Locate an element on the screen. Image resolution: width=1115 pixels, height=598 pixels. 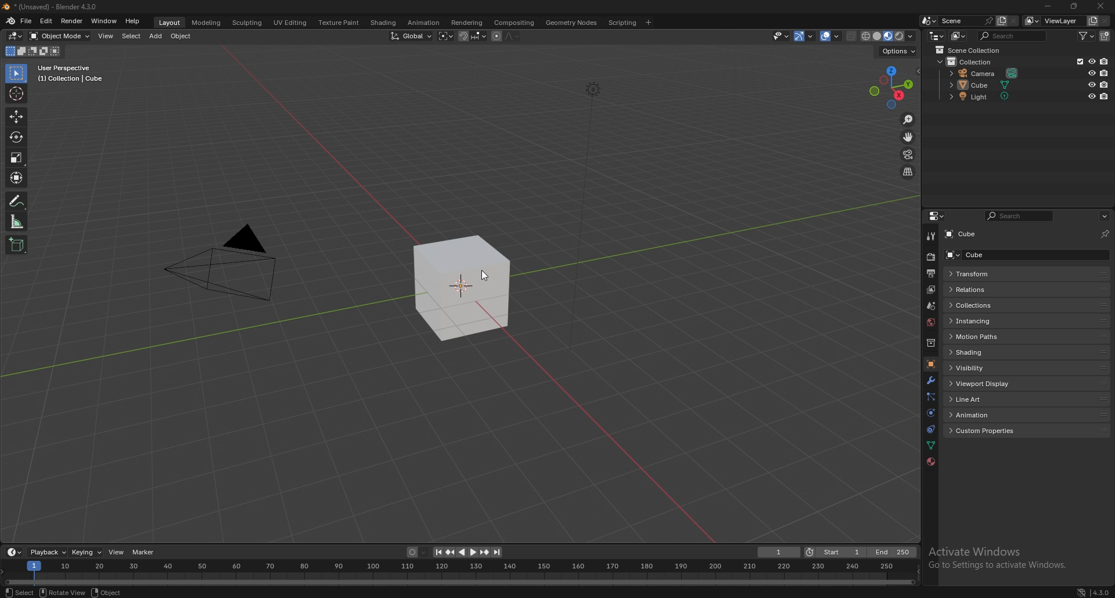
add collection is located at coordinates (1105, 36).